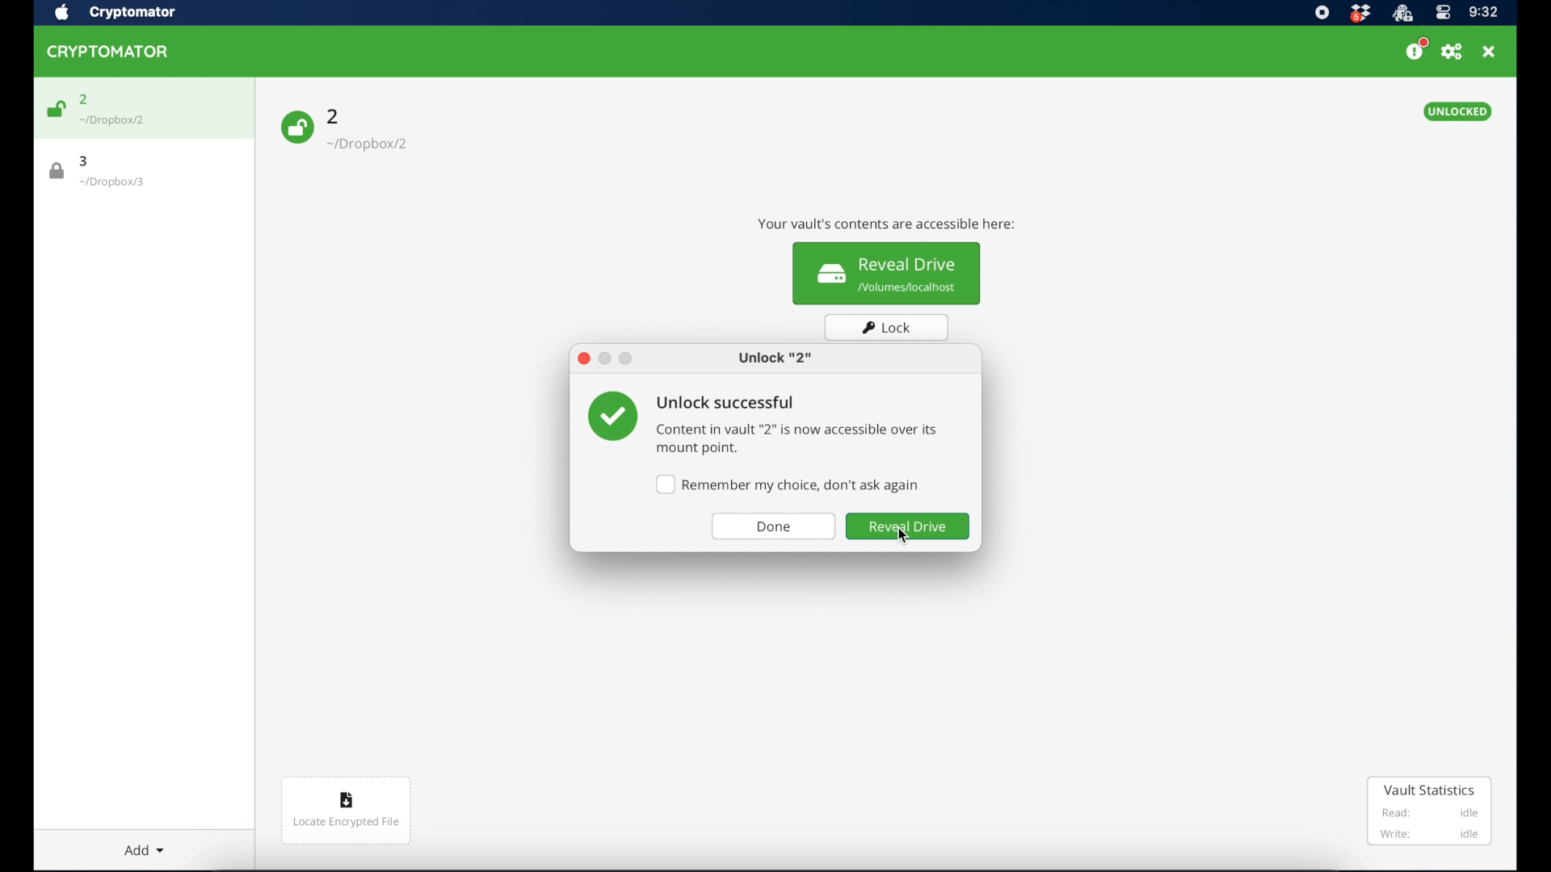 This screenshot has height=872, width=1551. Describe the element at coordinates (56, 109) in the screenshot. I see `unlock icon` at that location.